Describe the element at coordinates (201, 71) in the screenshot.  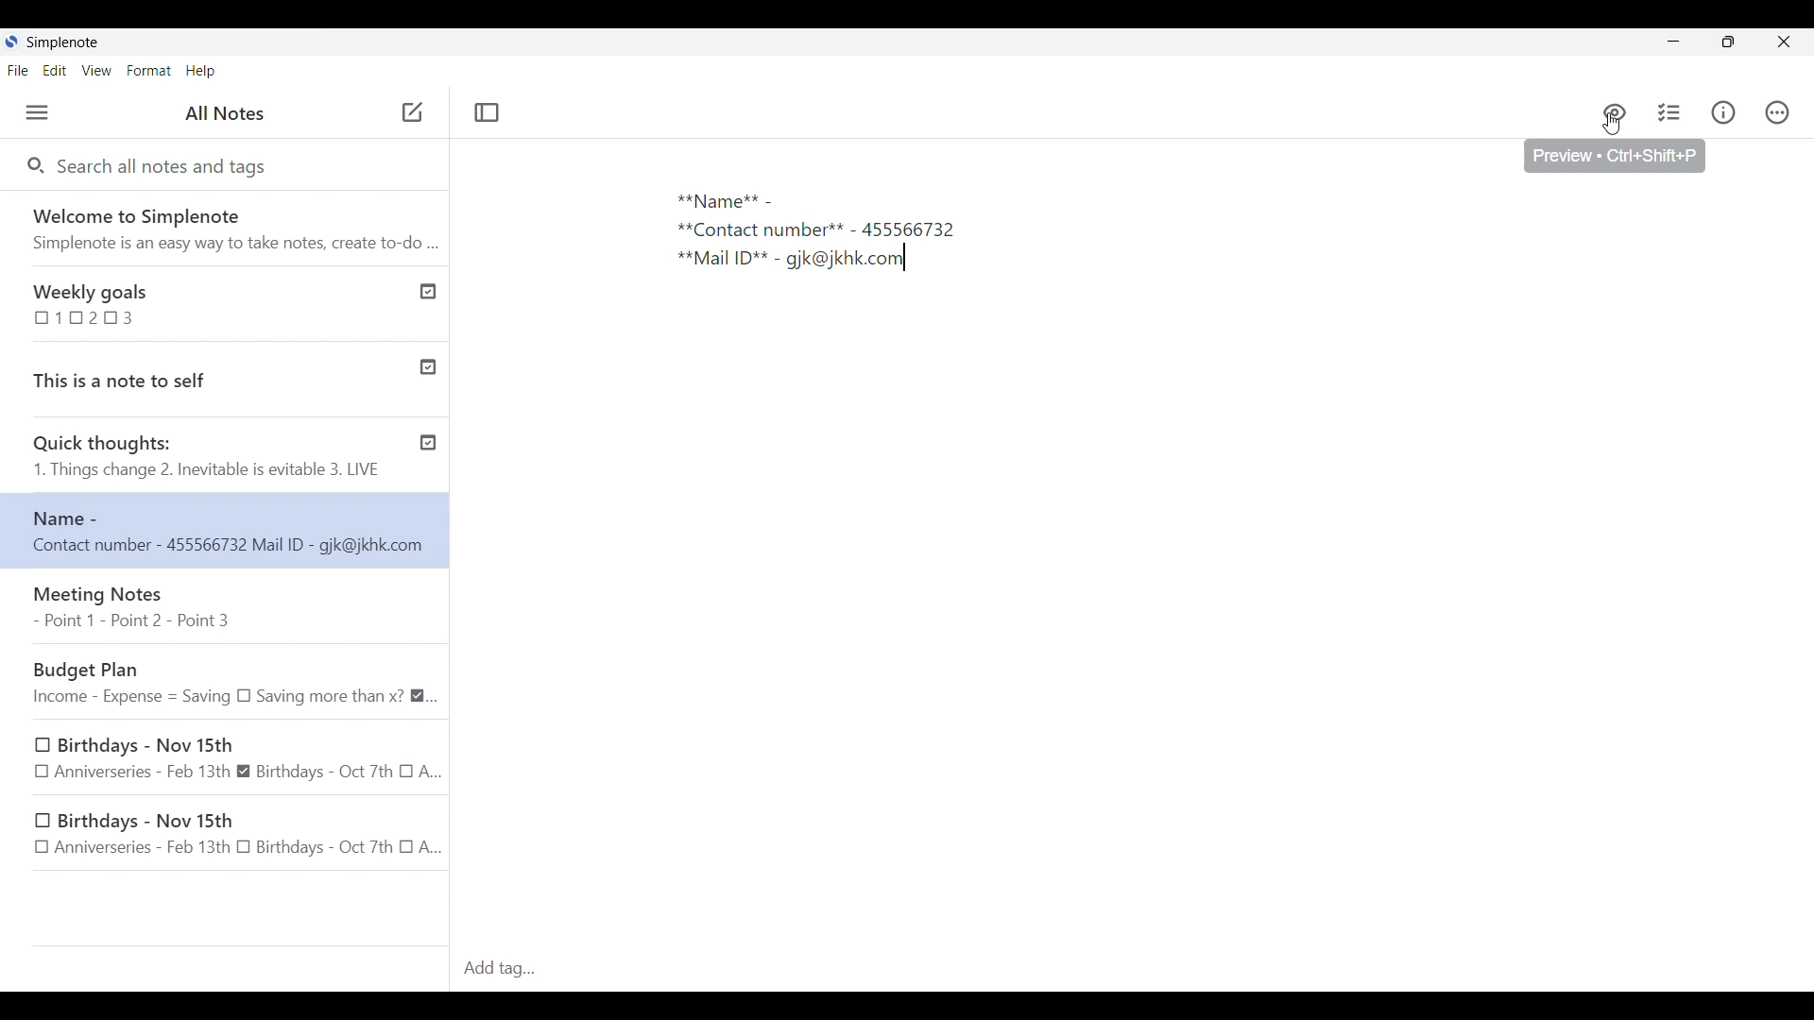
I see `Help menu` at that location.